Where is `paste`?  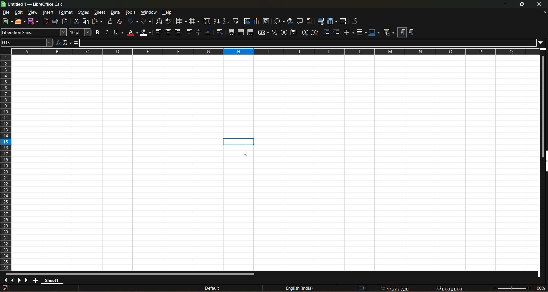 paste is located at coordinates (97, 21).